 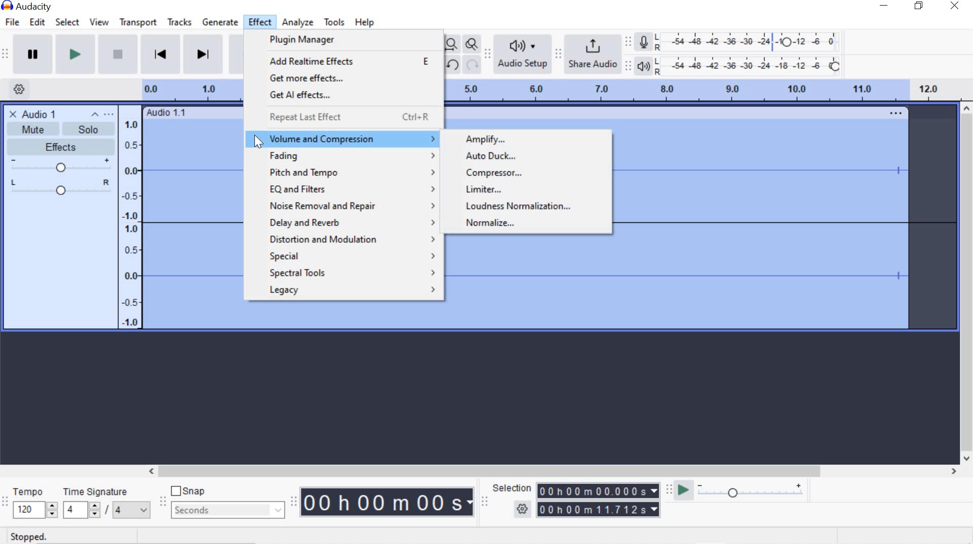 What do you see at coordinates (349, 79) in the screenshot?
I see `get more effects` at bounding box center [349, 79].